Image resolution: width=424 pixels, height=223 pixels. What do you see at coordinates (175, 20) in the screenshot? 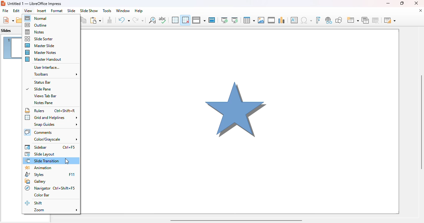
I see `display grid` at bounding box center [175, 20].